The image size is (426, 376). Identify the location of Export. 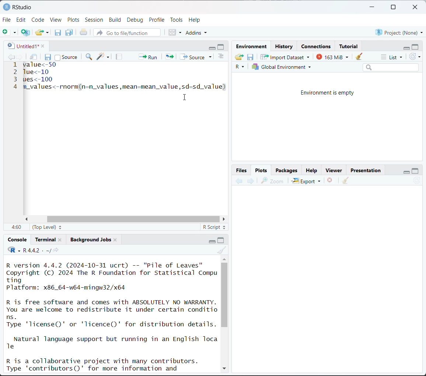
(307, 181).